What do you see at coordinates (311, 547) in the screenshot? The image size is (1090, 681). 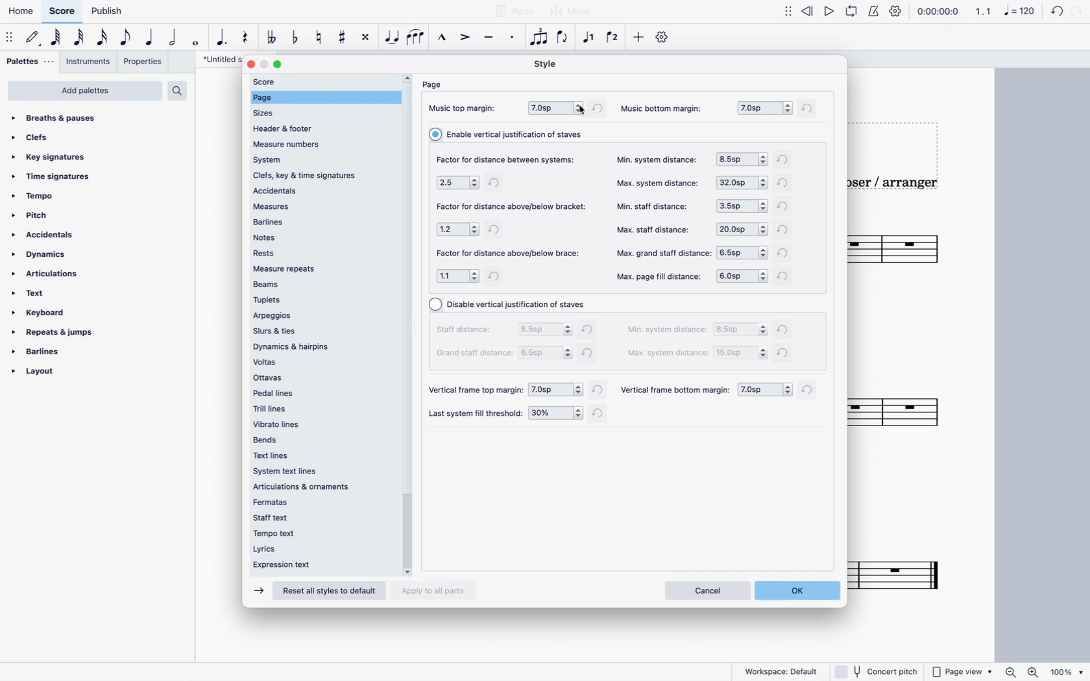 I see `lyrics` at bounding box center [311, 547].